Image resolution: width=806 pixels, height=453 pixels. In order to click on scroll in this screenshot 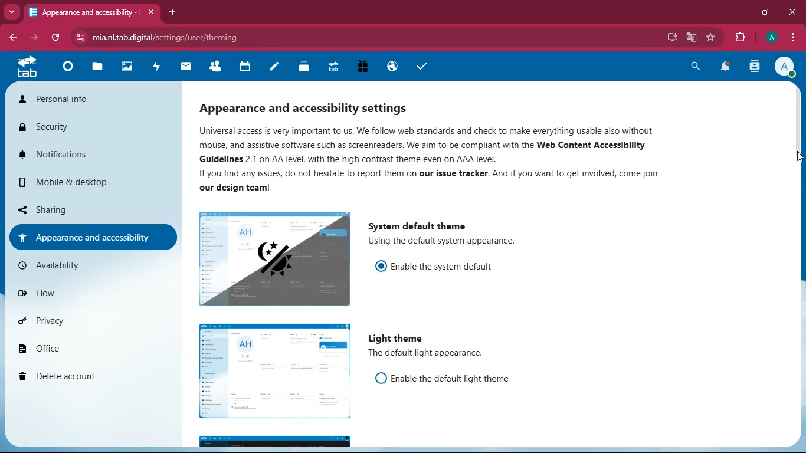, I will do `click(797, 132)`.